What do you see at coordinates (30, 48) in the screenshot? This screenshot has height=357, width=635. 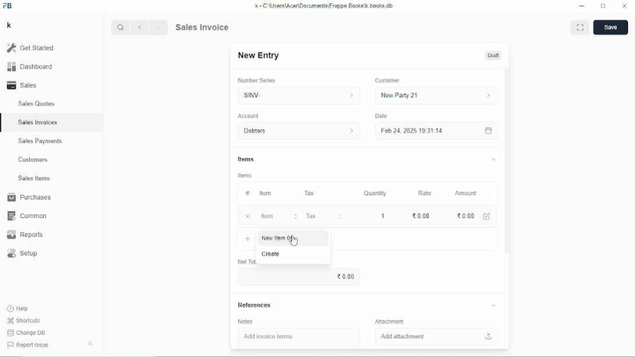 I see `Get started` at bounding box center [30, 48].